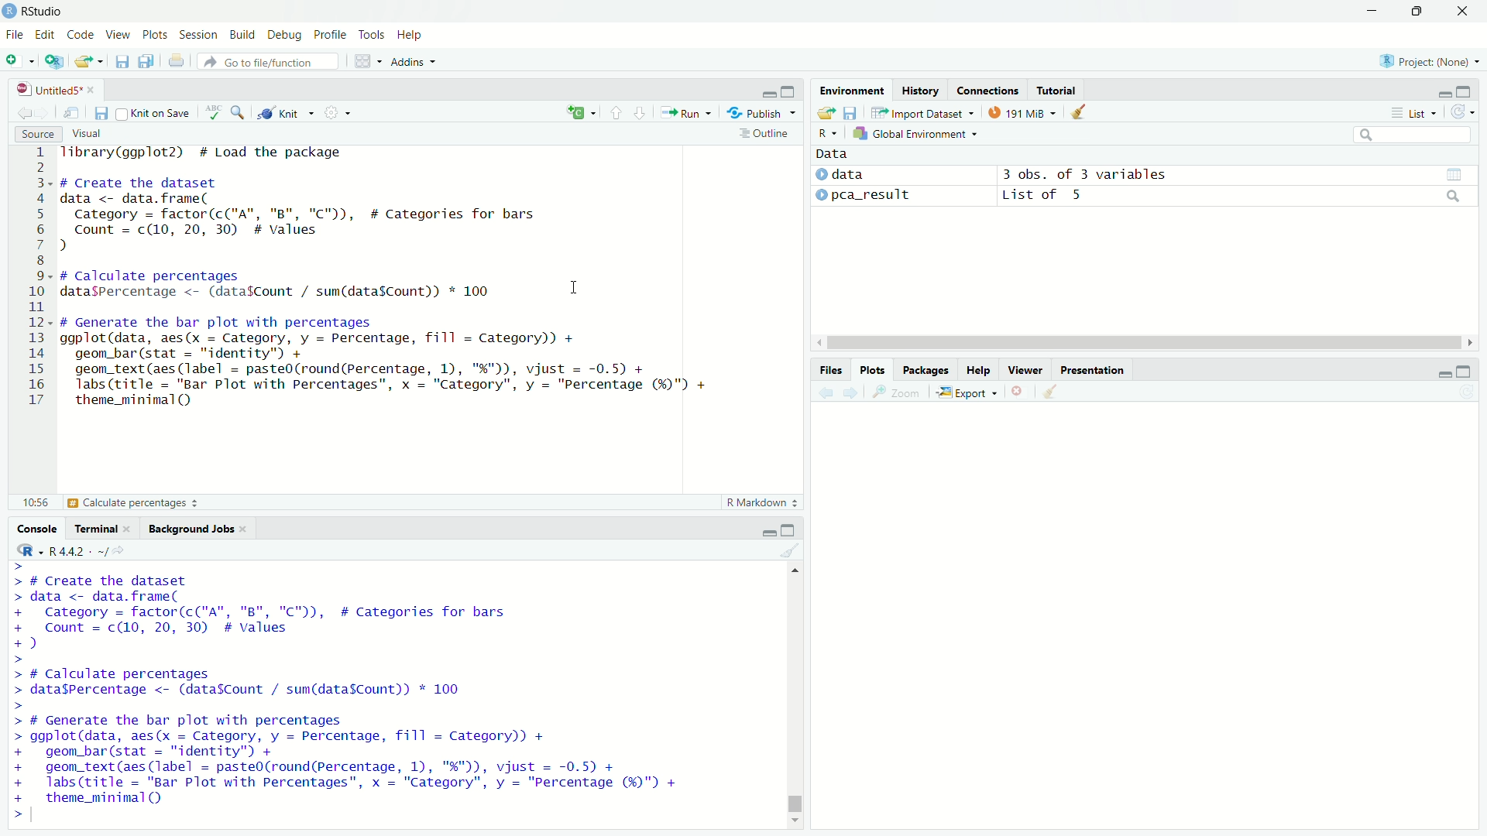 The image size is (1487, 836). Describe the element at coordinates (39, 278) in the screenshot. I see `lines` at that location.